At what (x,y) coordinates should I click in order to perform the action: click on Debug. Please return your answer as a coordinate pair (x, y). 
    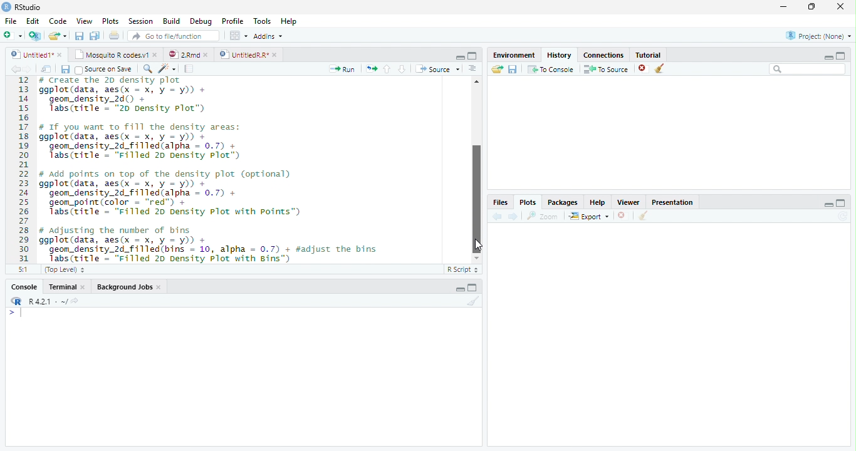
    Looking at the image, I should click on (201, 22).